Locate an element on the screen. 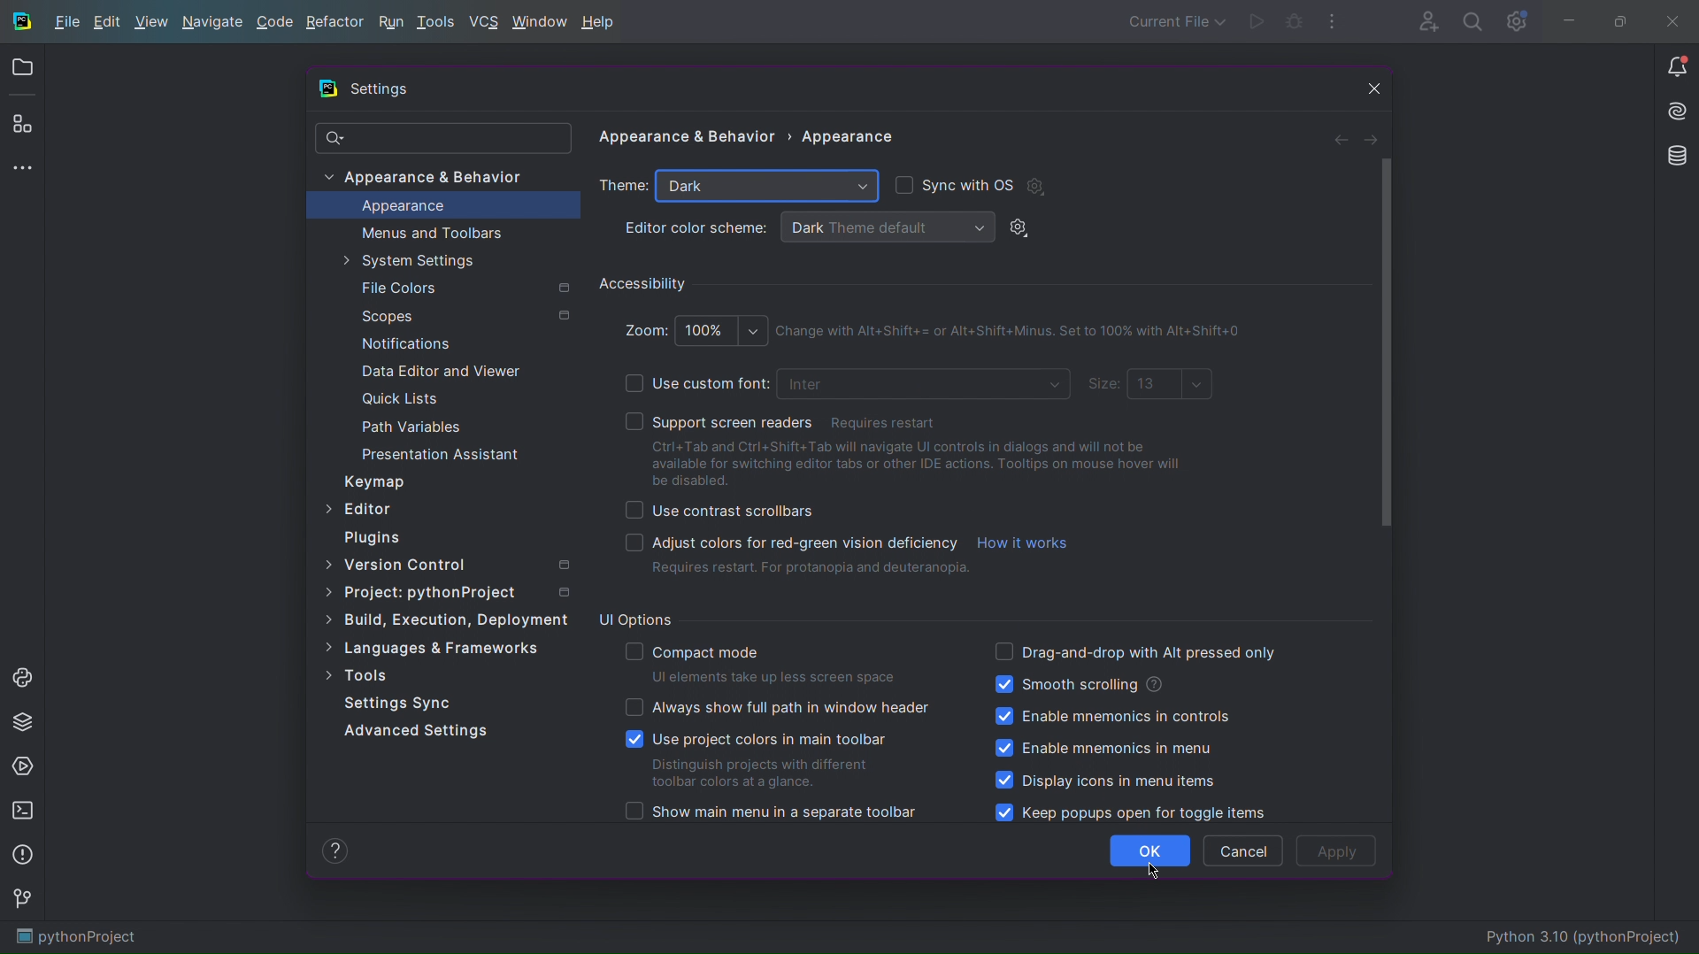  File Colors is located at coordinates (463, 288).